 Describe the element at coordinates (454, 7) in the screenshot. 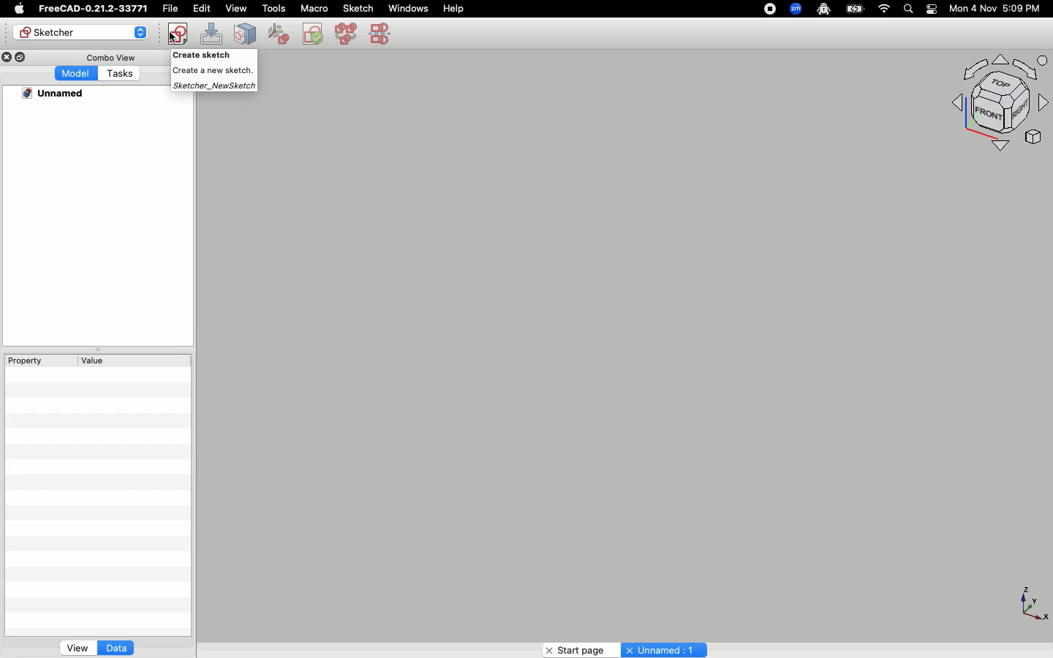

I see `Help` at that location.